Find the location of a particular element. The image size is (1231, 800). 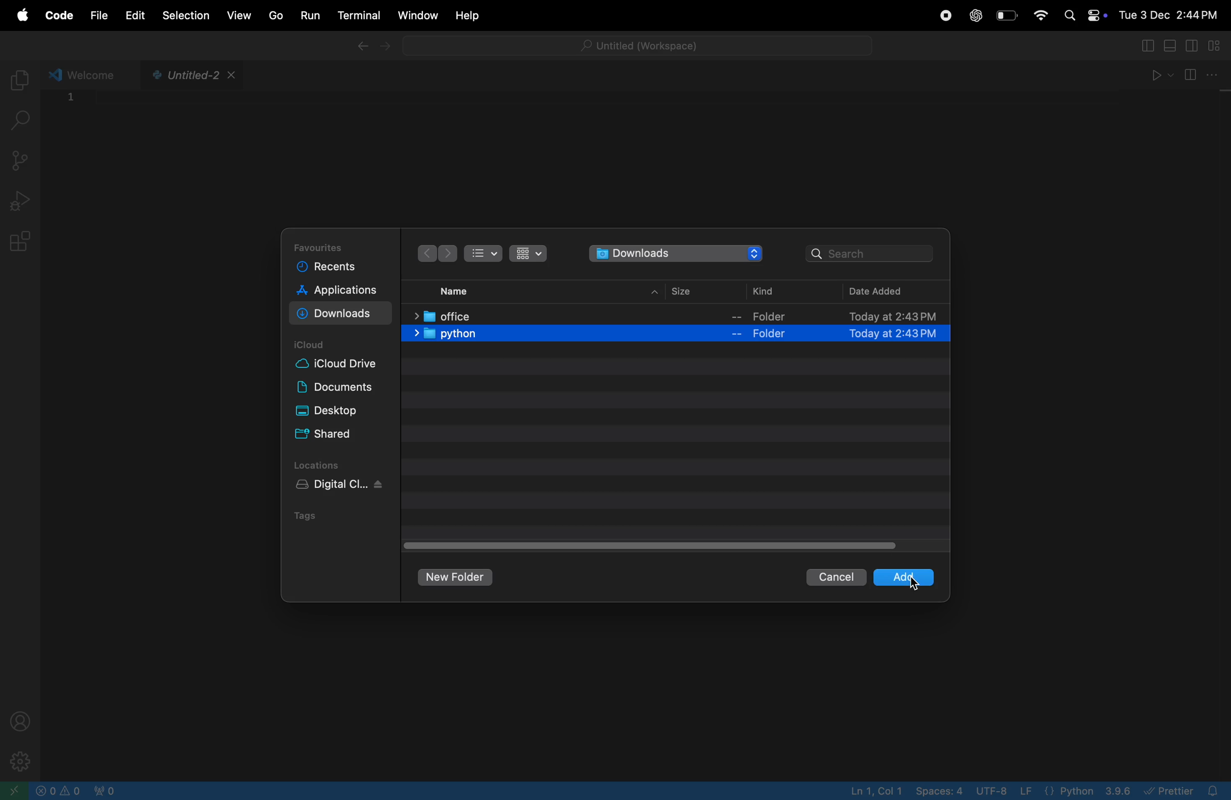

size is located at coordinates (678, 290).